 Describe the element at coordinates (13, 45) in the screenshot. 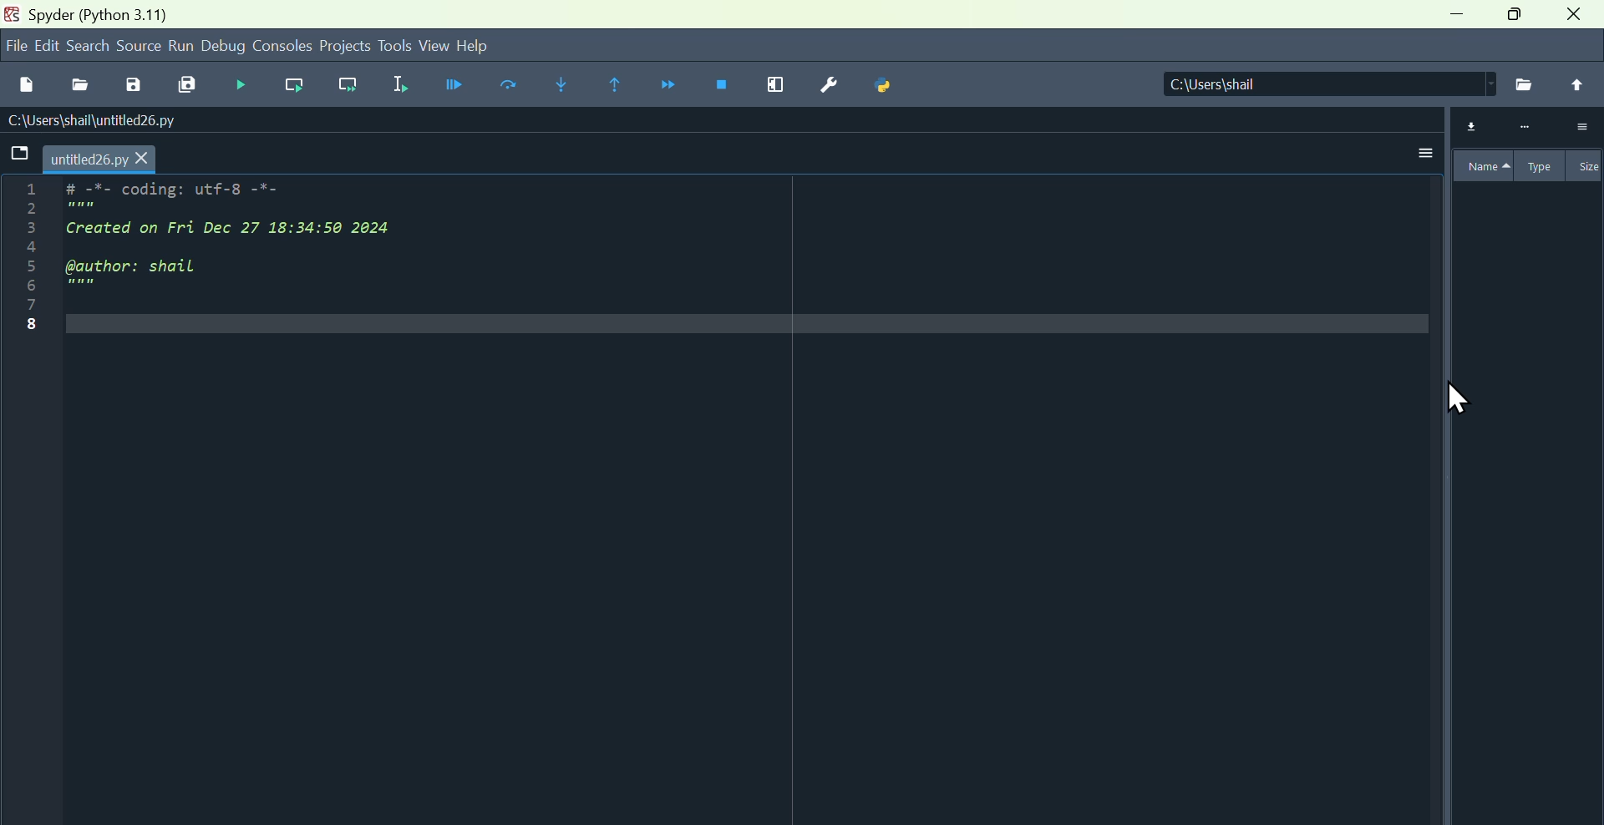

I see `file` at that location.